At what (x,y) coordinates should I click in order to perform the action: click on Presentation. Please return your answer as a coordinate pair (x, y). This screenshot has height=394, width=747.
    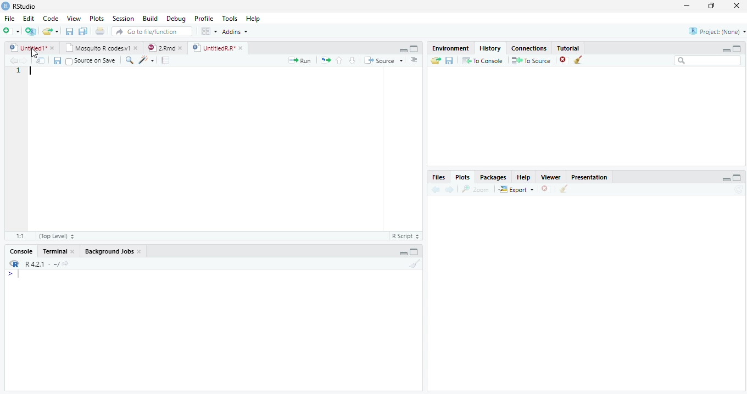
    Looking at the image, I should click on (589, 177).